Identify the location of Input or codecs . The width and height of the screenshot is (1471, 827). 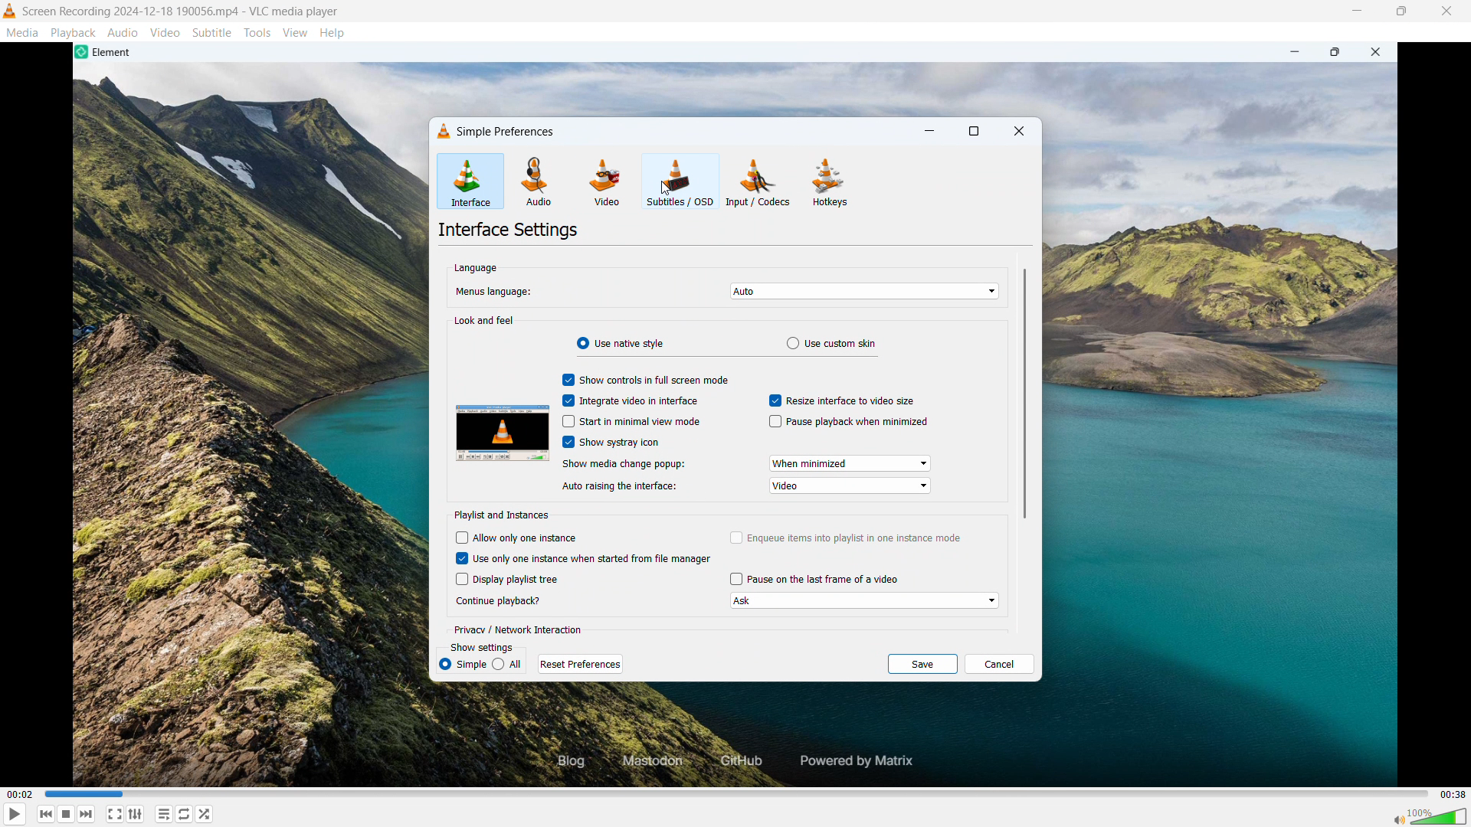
(758, 182).